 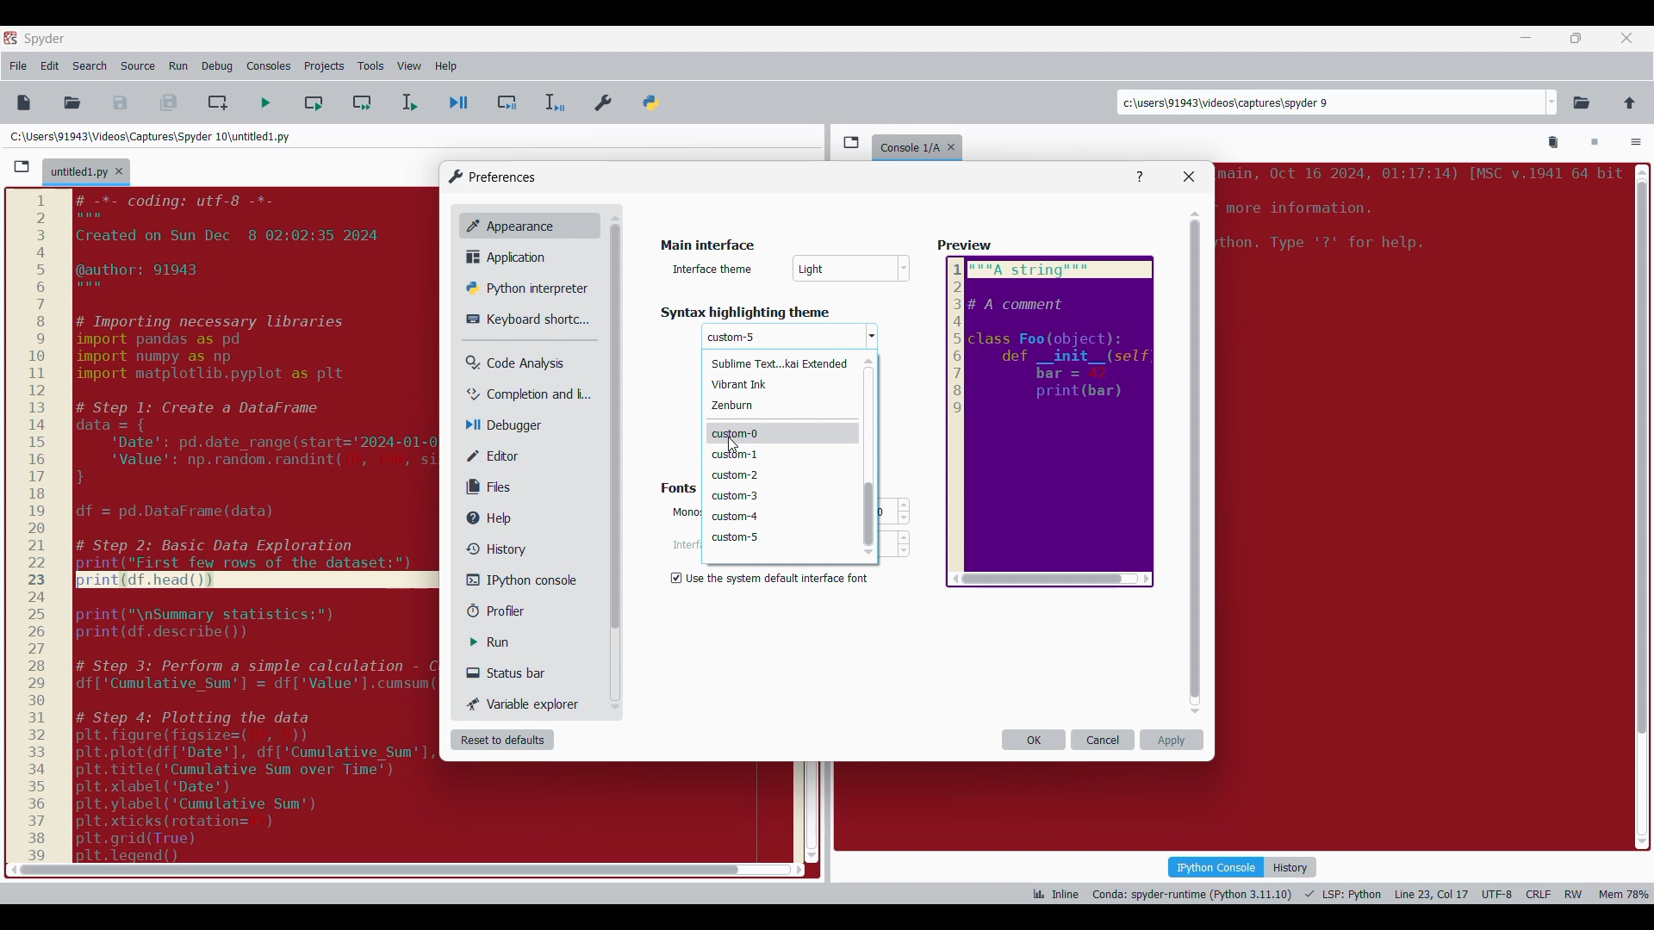 What do you see at coordinates (178, 66) in the screenshot?
I see `Run menu` at bounding box center [178, 66].